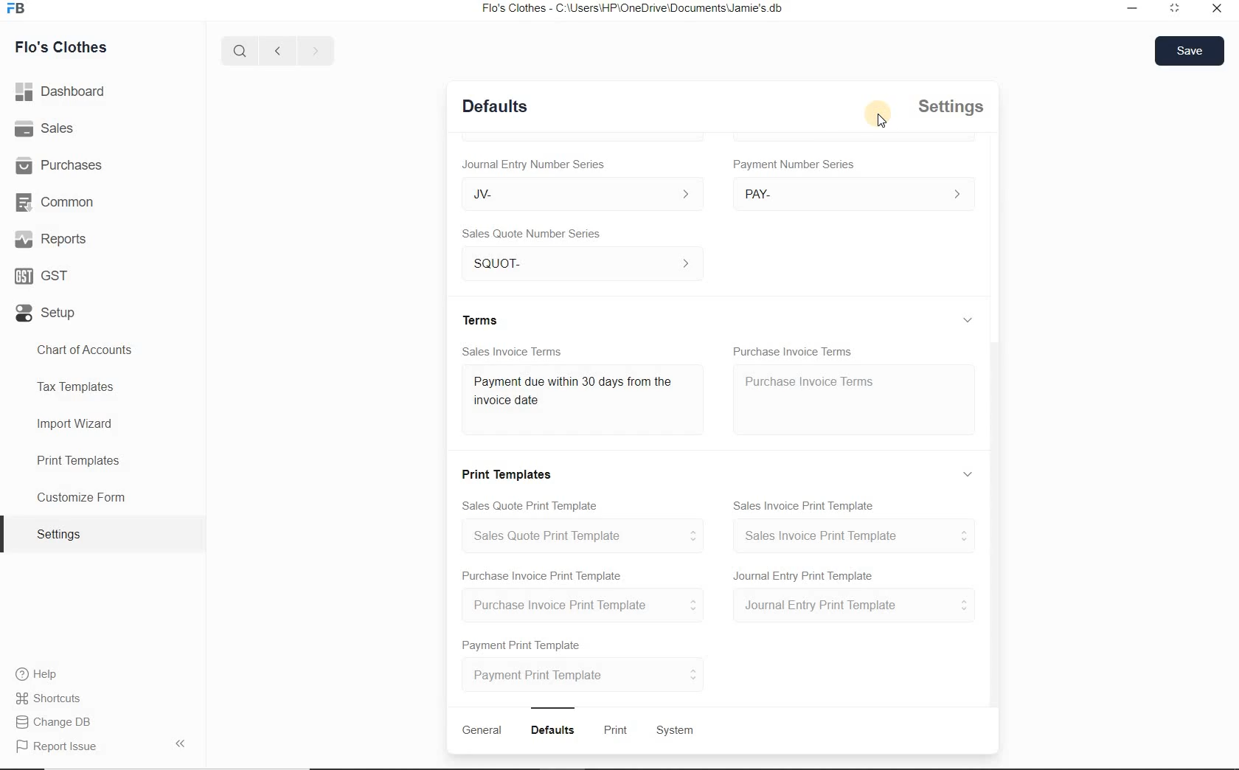  I want to click on Dashboard, so click(61, 91).